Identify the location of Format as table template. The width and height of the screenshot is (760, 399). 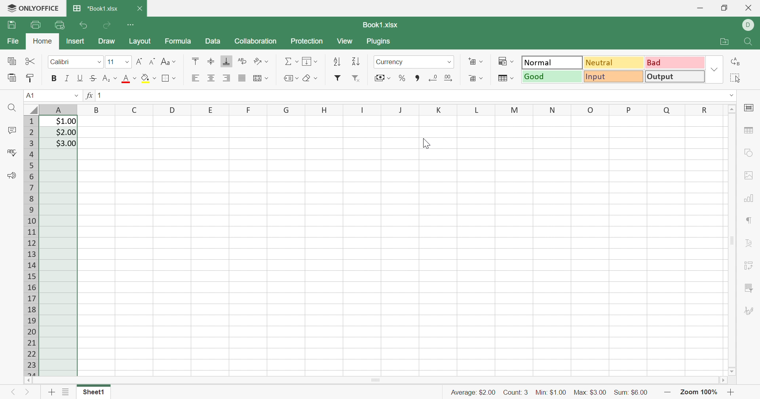
(505, 78).